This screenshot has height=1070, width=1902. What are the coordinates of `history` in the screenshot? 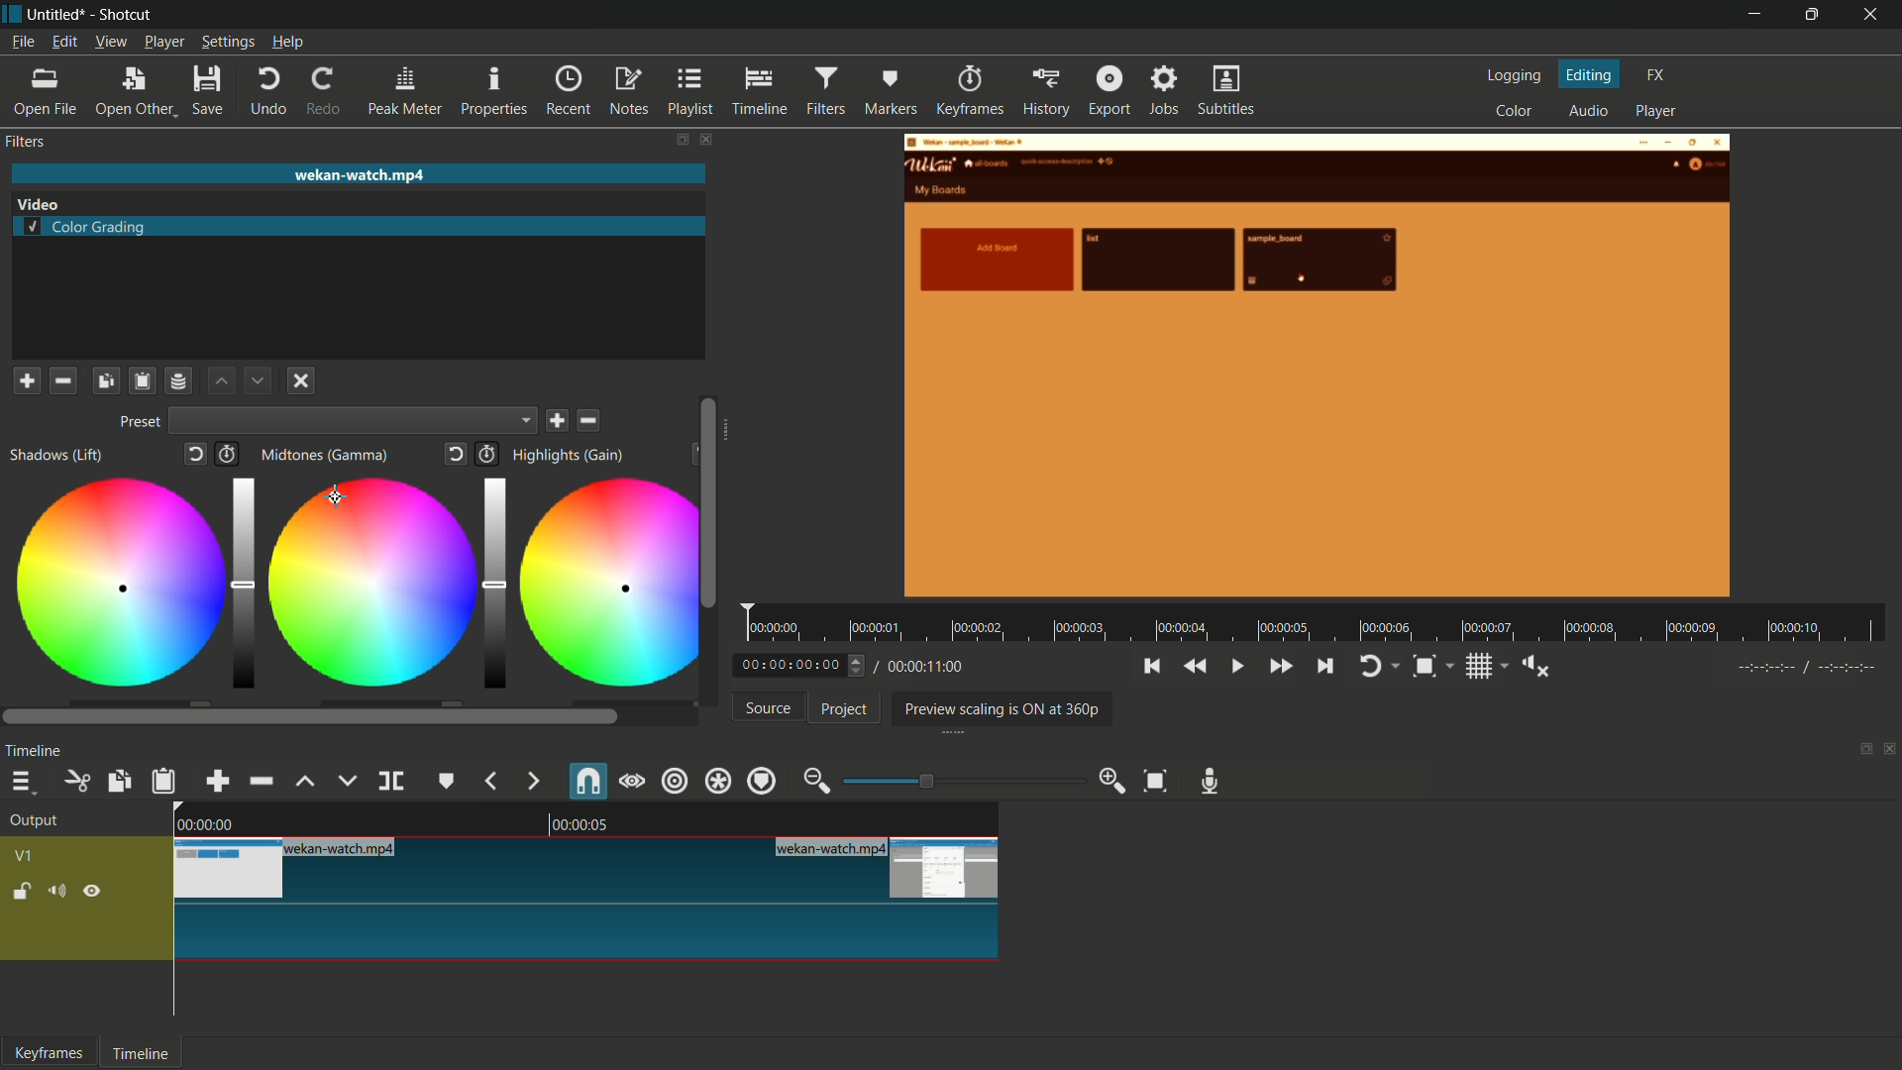 It's located at (1043, 93).